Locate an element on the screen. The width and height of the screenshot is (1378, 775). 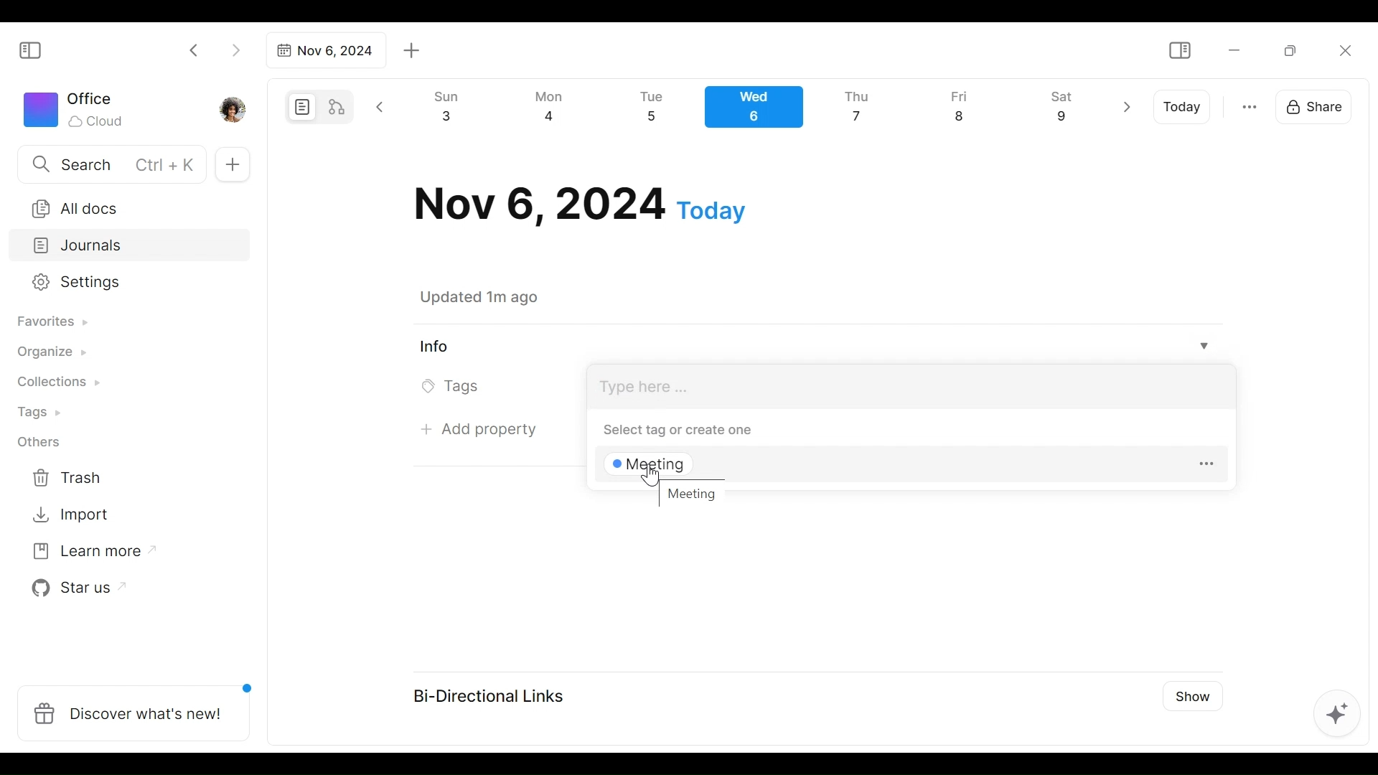
Show is located at coordinates (1188, 695).